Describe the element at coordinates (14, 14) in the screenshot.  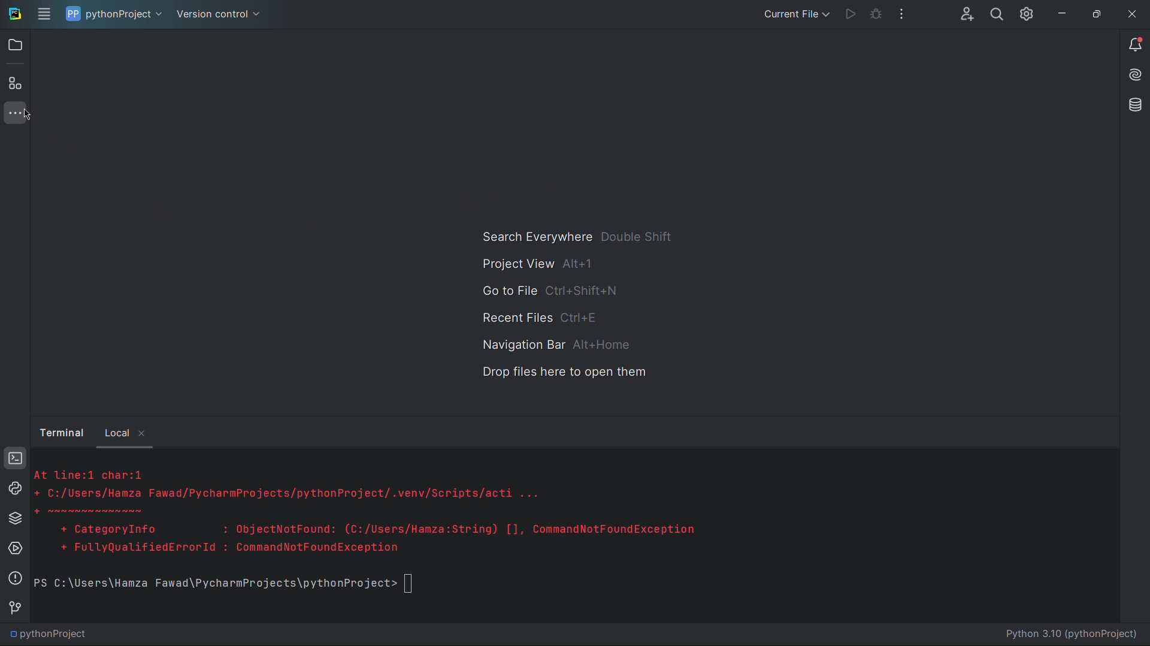
I see `Logo` at that location.